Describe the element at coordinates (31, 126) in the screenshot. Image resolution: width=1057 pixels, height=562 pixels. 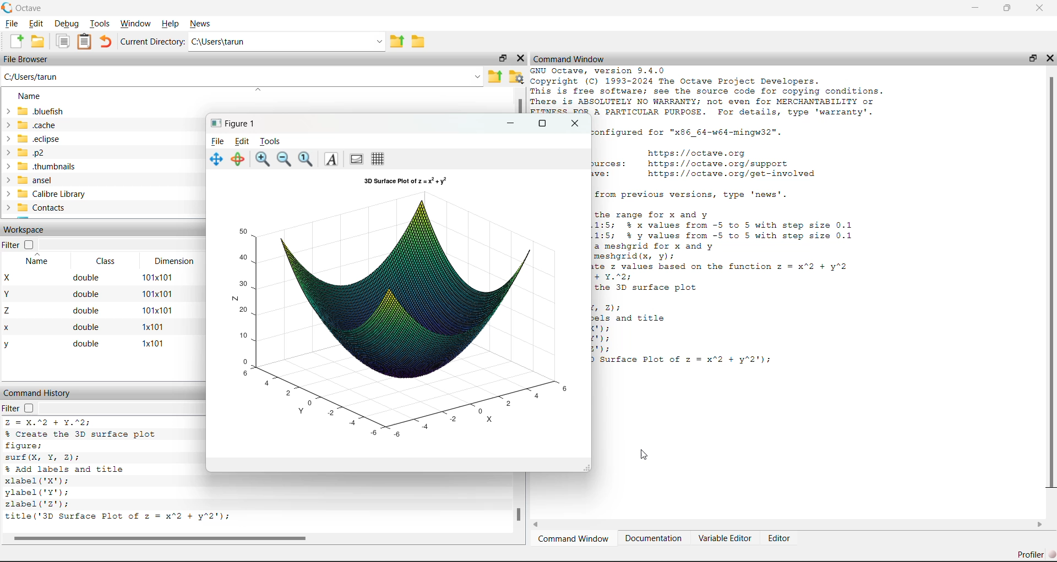
I see `.cache` at that location.